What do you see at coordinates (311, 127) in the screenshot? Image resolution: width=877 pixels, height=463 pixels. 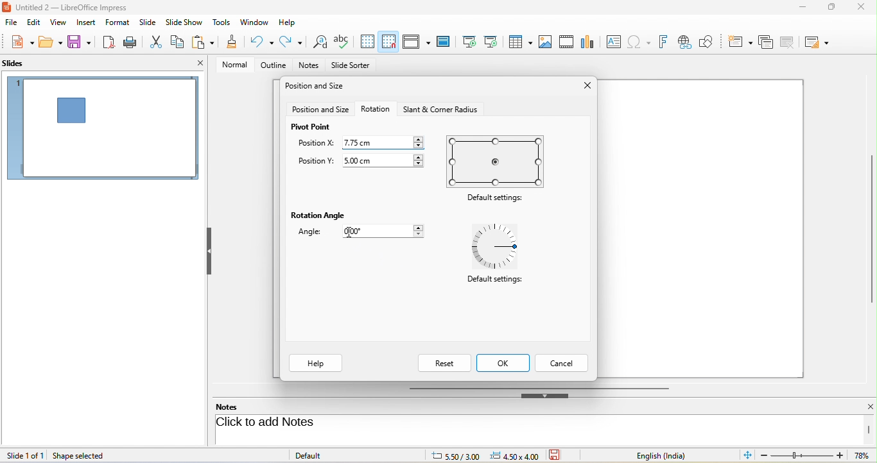 I see `pivot point` at bounding box center [311, 127].